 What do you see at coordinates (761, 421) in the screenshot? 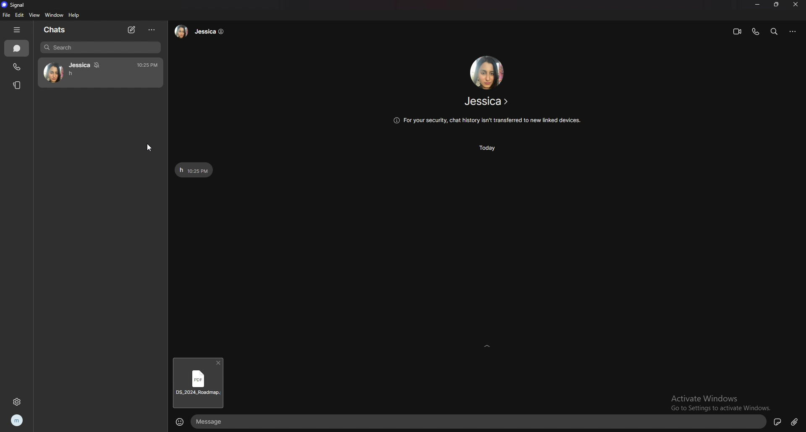
I see `sticker` at bounding box center [761, 421].